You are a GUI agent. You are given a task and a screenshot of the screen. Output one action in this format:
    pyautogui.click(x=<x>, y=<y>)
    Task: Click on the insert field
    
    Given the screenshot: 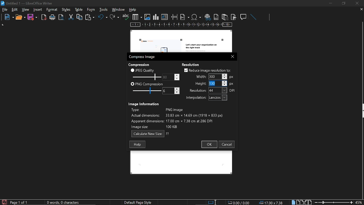 What is the action you would take?
    pyautogui.click(x=185, y=17)
    